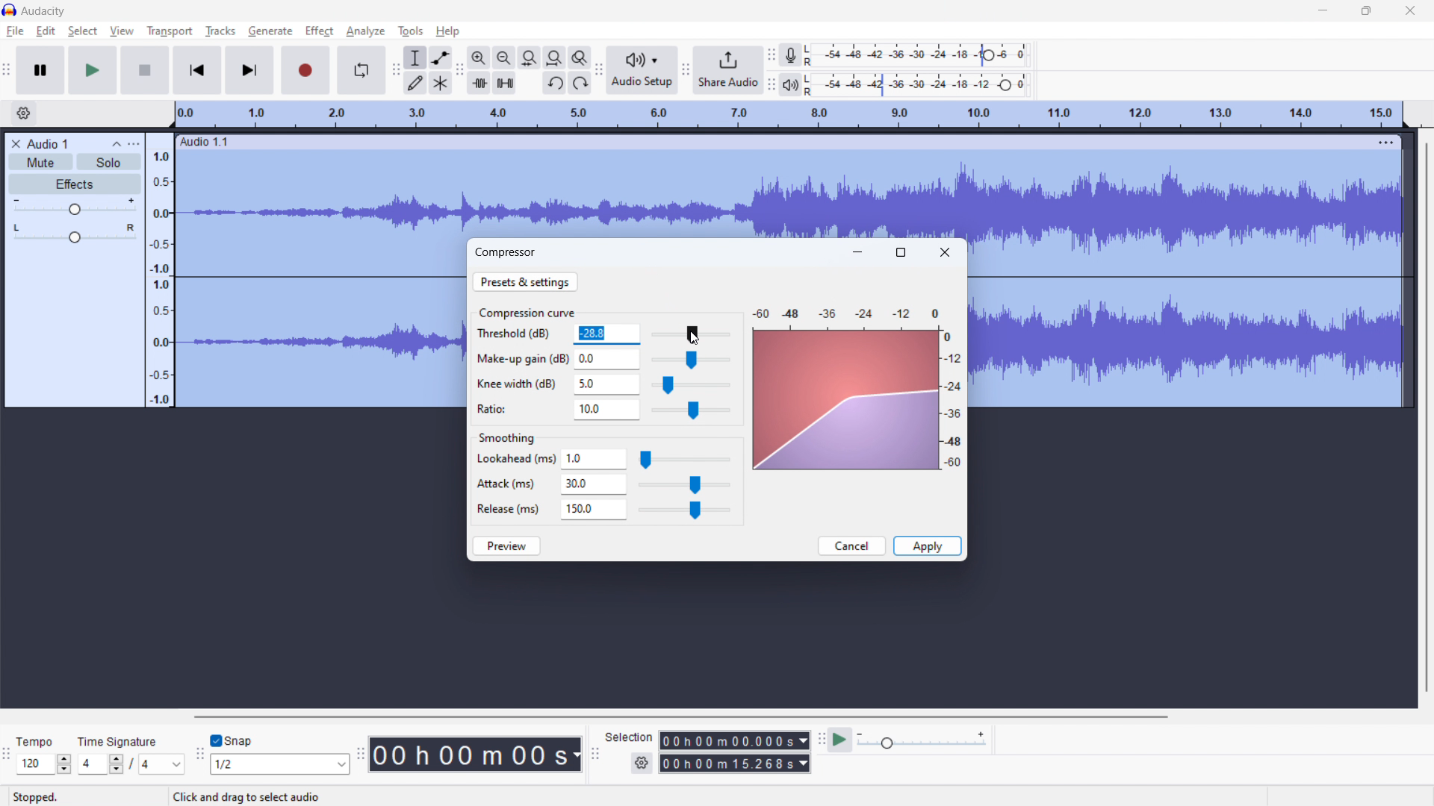  Describe the element at coordinates (607, 357) in the screenshot. I see `0.0` at that location.